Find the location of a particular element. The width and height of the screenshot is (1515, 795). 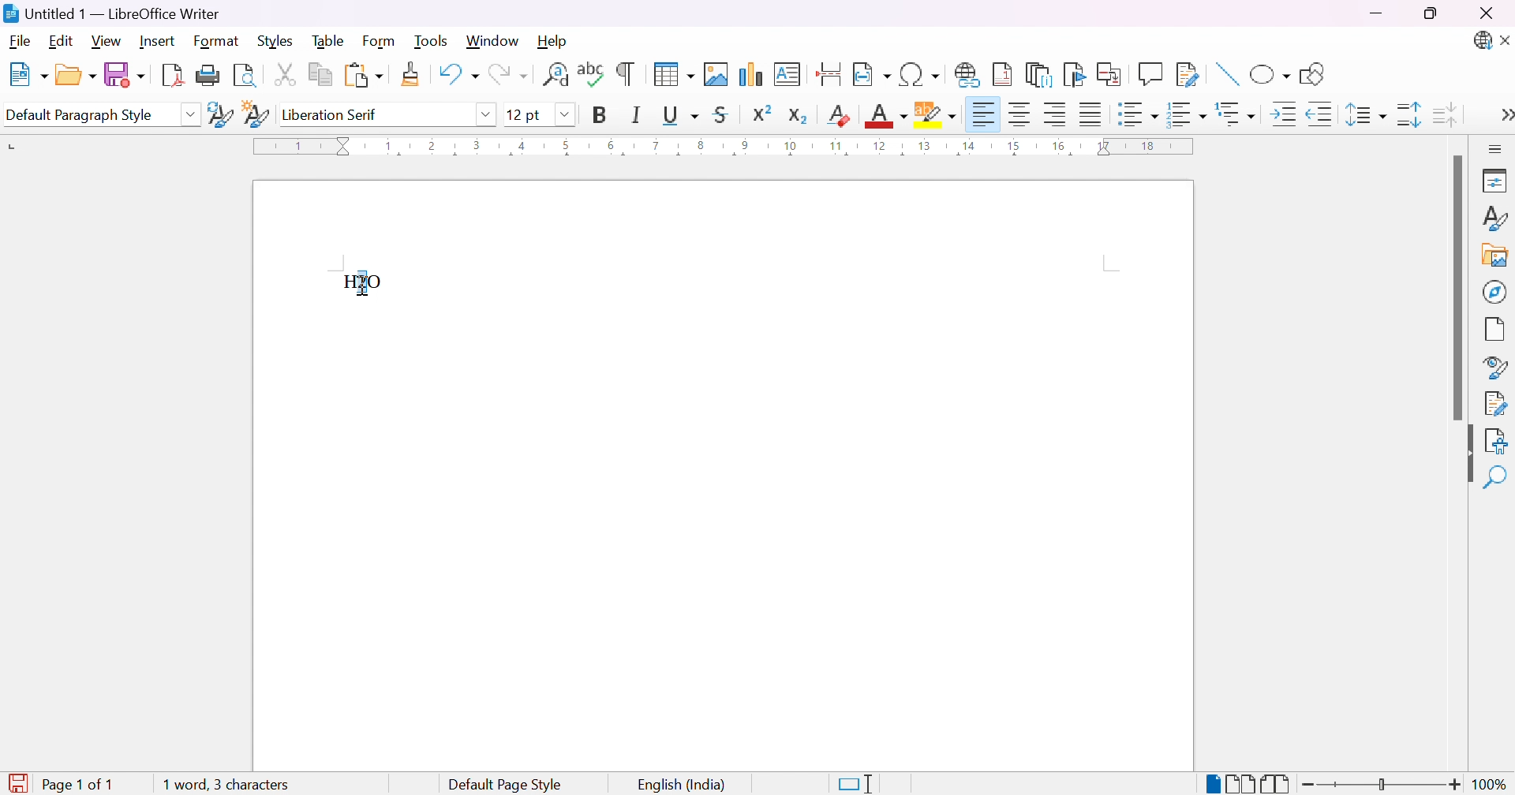

100% is located at coordinates (1491, 785).